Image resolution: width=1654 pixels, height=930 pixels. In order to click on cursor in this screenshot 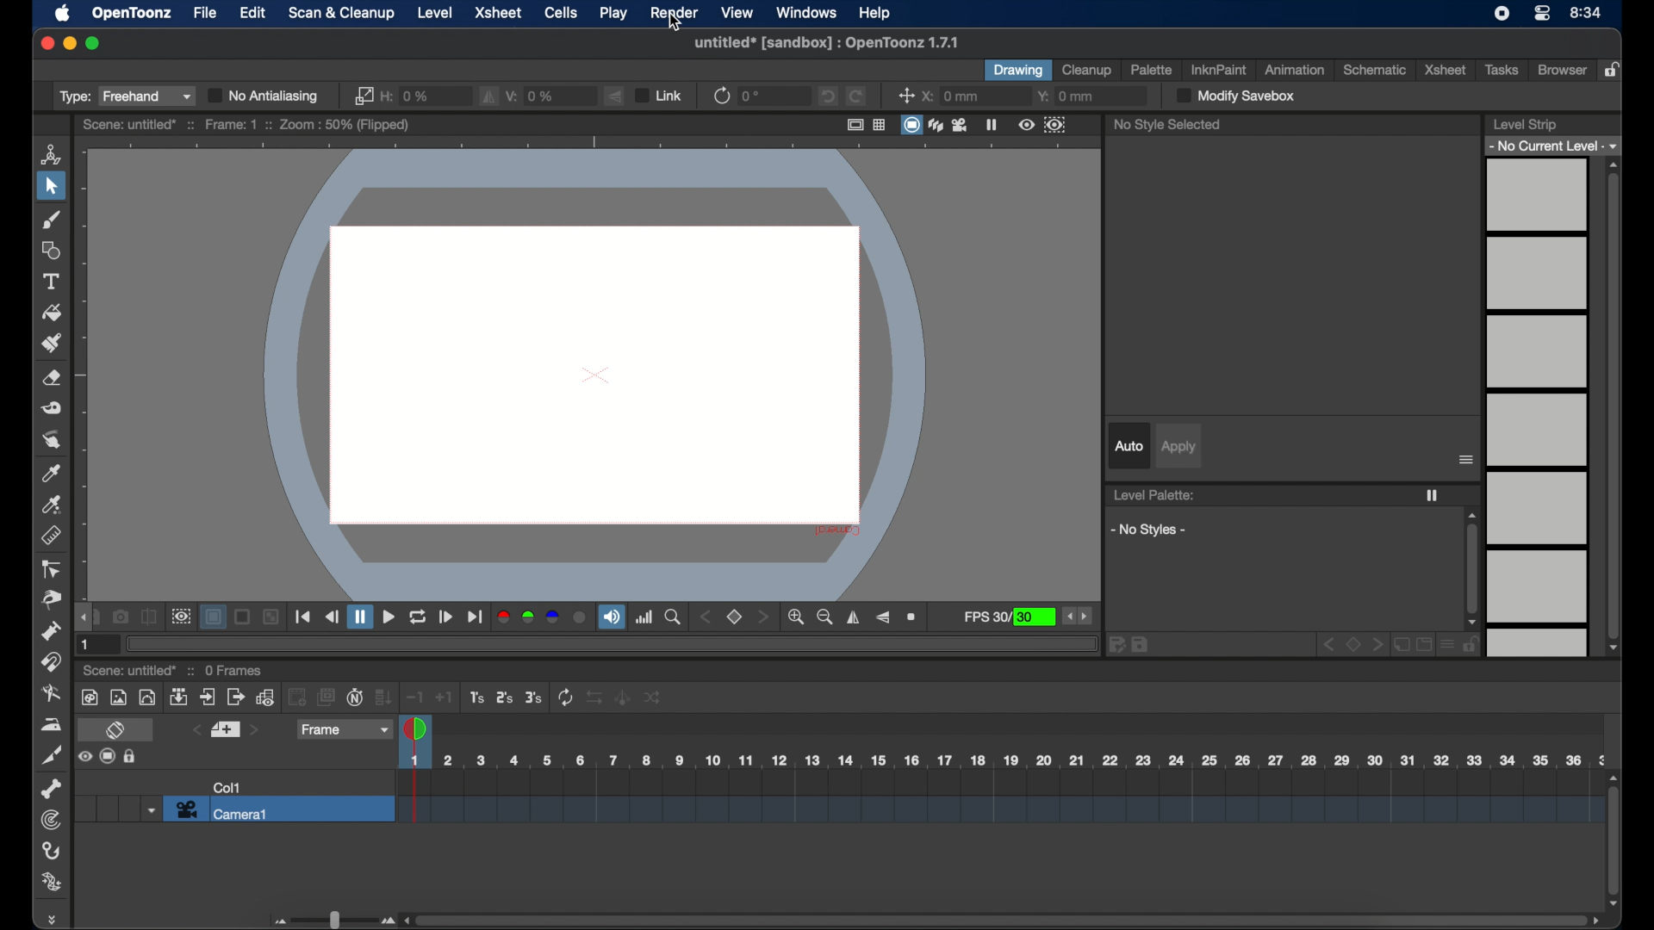, I will do `click(675, 24)`.